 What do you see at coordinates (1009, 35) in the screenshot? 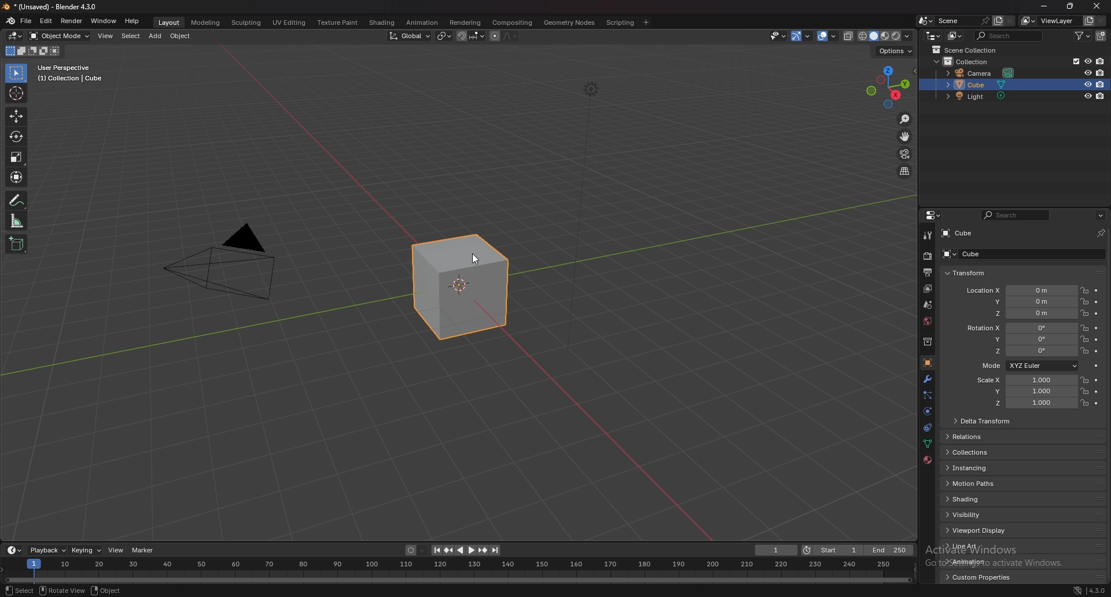
I see `search` at bounding box center [1009, 35].